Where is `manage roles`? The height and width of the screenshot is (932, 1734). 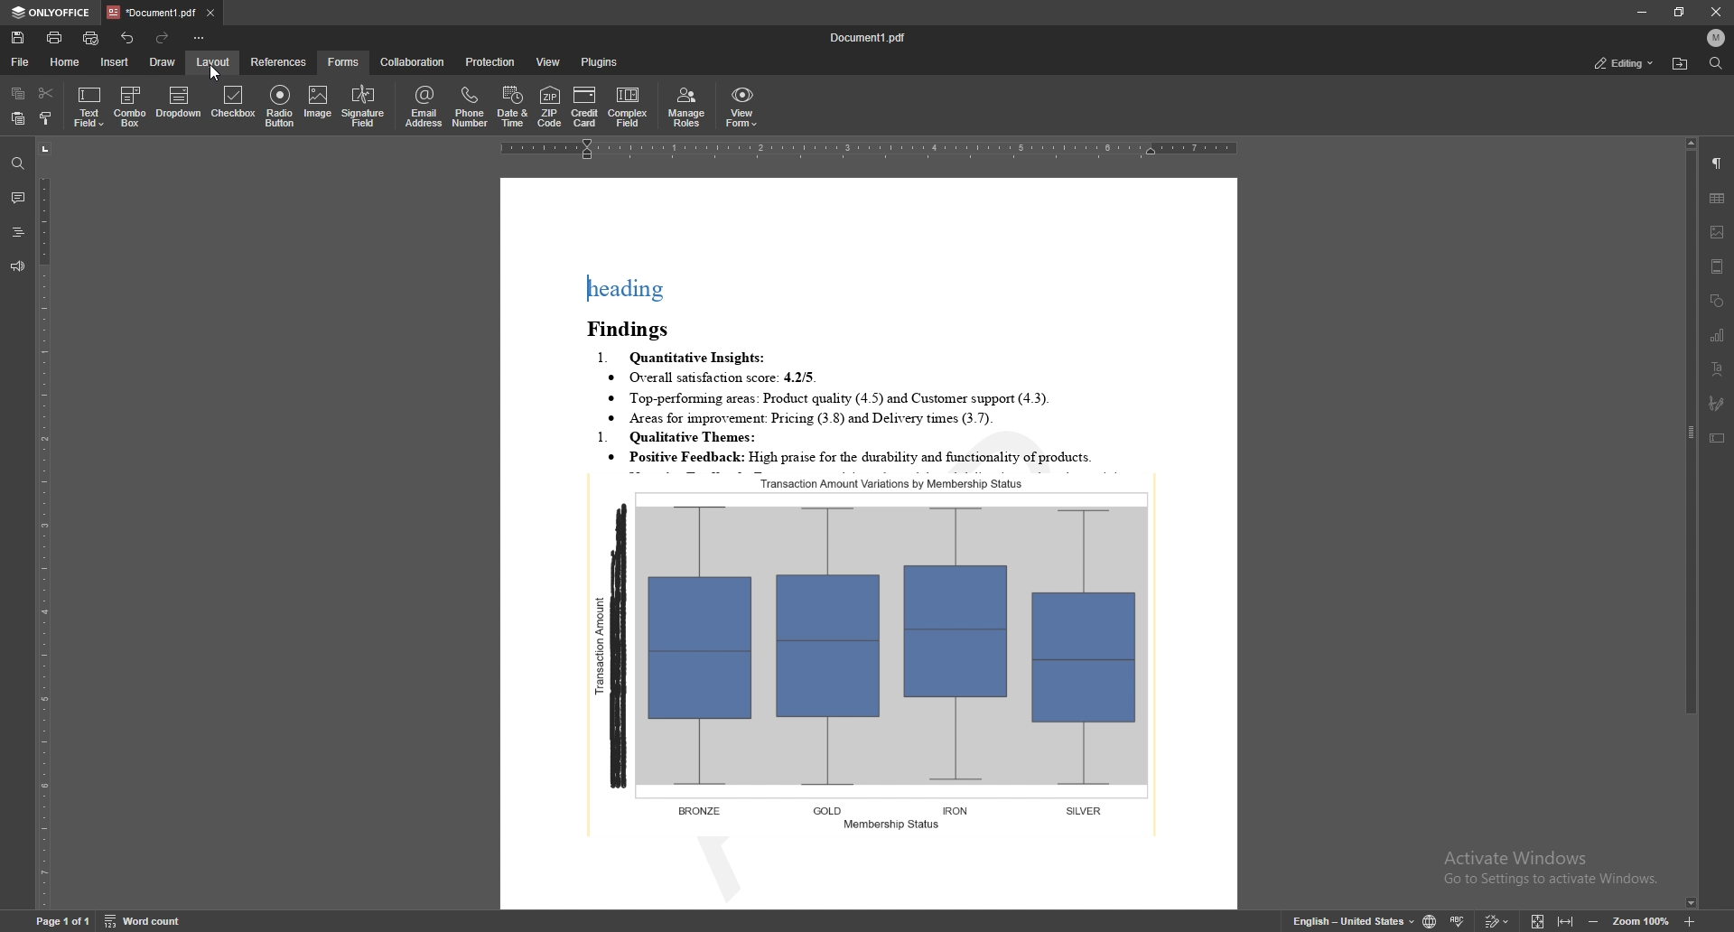 manage roles is located at coordinates (687, 107).